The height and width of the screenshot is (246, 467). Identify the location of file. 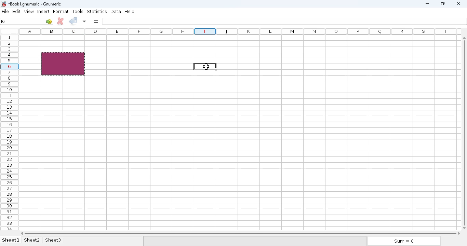
(5, 11).